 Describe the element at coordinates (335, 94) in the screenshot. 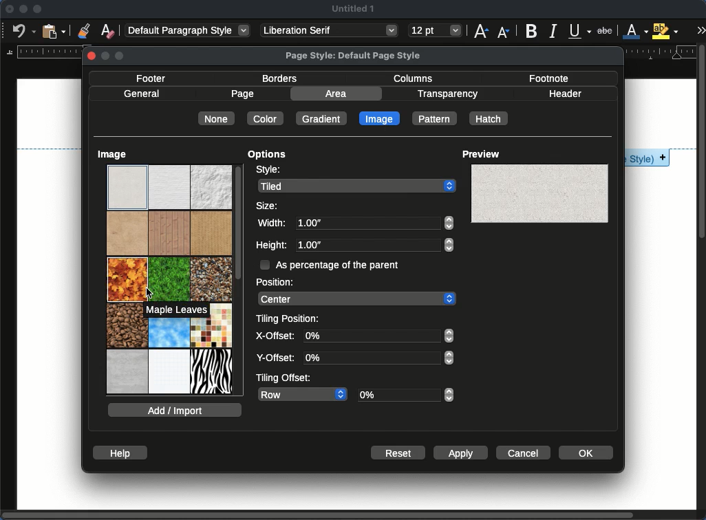

I see `area` at that location.